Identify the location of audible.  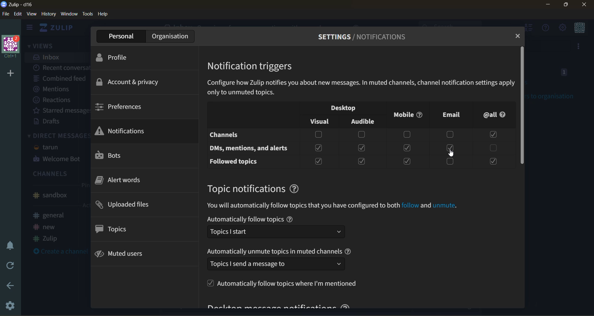
(363, 120).